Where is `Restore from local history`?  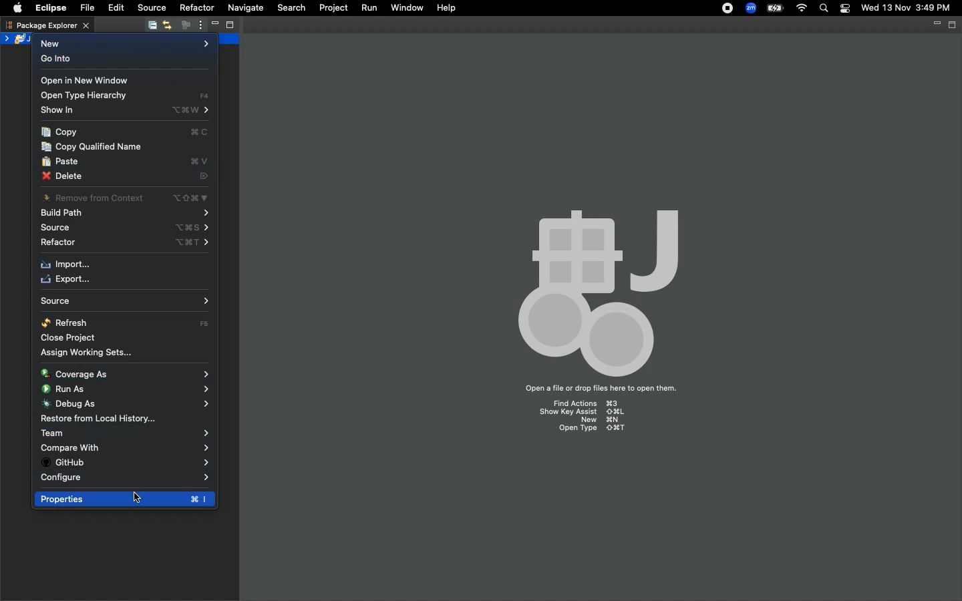 Restore from local history is located at coordinates (98, 419).